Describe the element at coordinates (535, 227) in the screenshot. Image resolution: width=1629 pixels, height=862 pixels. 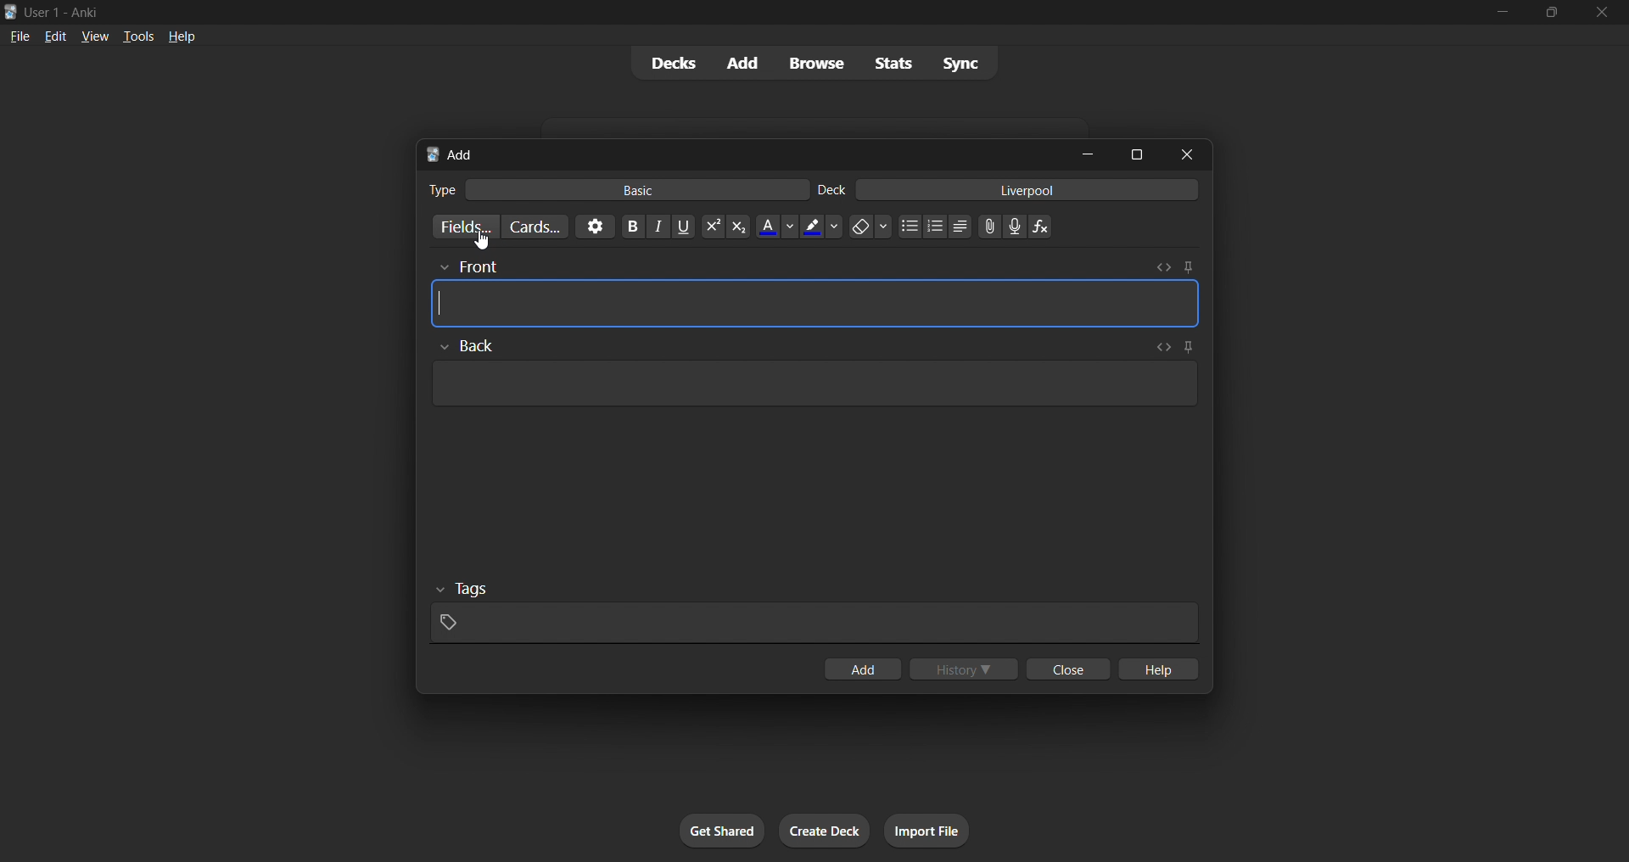
I see `customize card templates` at that location.